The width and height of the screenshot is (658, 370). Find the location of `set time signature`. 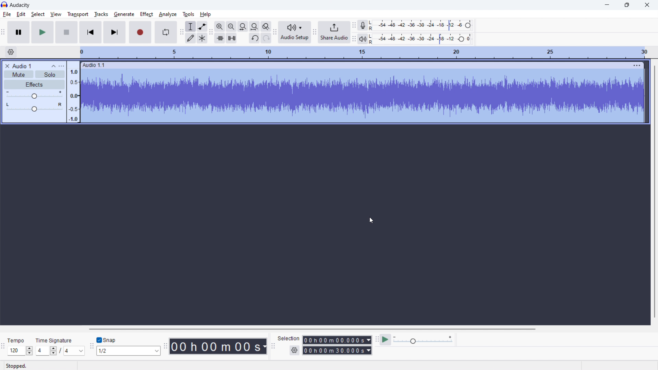

set time signature is located at coordinates (61, 351).